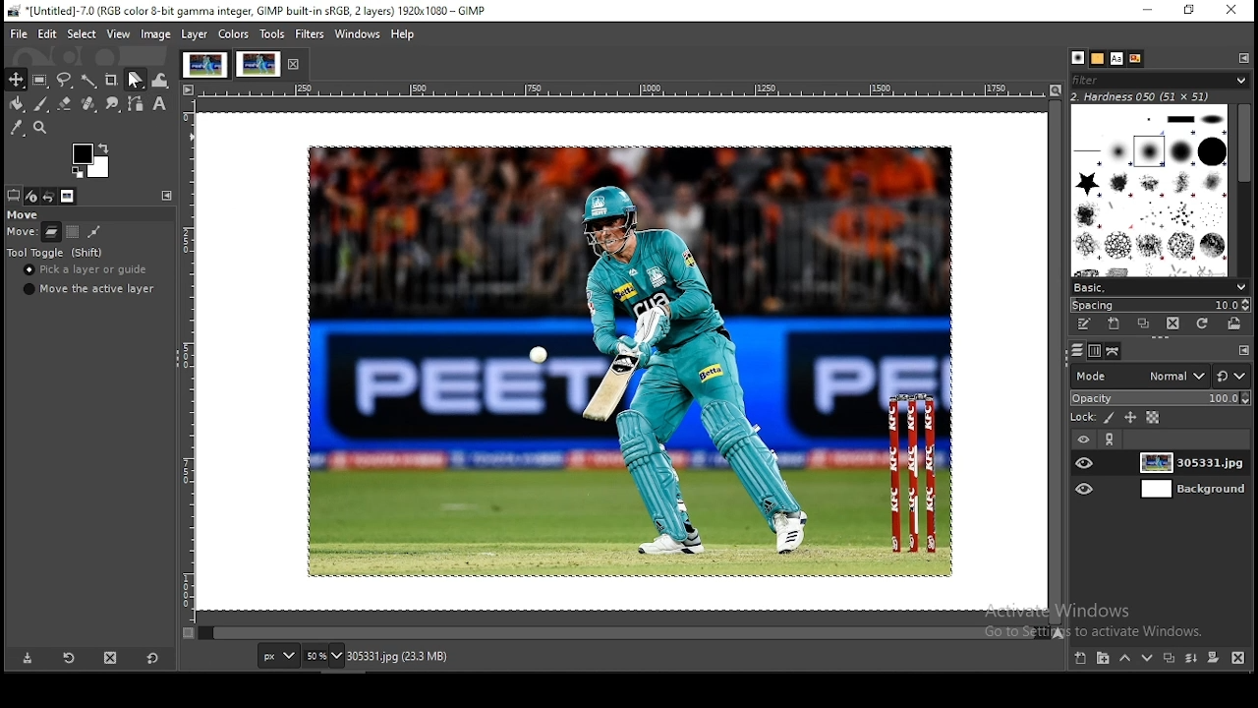  I want to click on vertical scale, so click(189, 368).